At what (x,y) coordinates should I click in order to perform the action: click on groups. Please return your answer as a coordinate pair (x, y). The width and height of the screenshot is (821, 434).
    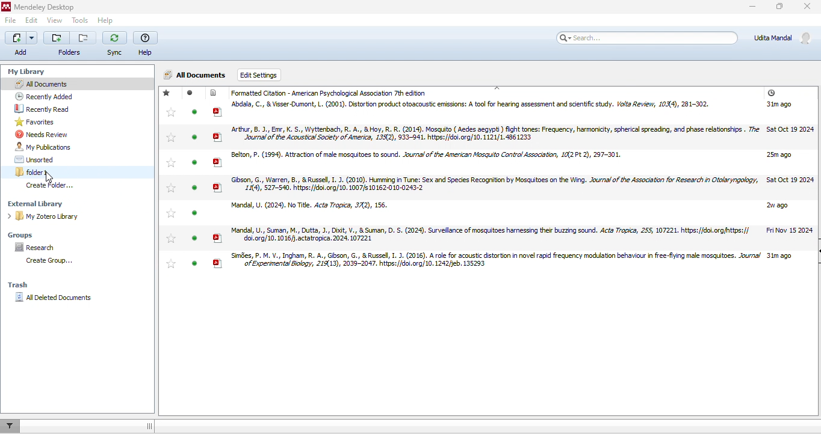
    Looking at the image, I should click on (34, 232).